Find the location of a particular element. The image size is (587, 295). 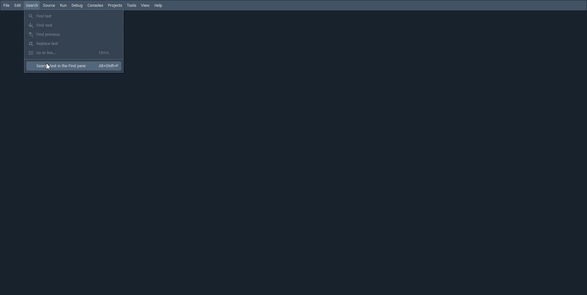

Find text is located at coordinates (71, 16).